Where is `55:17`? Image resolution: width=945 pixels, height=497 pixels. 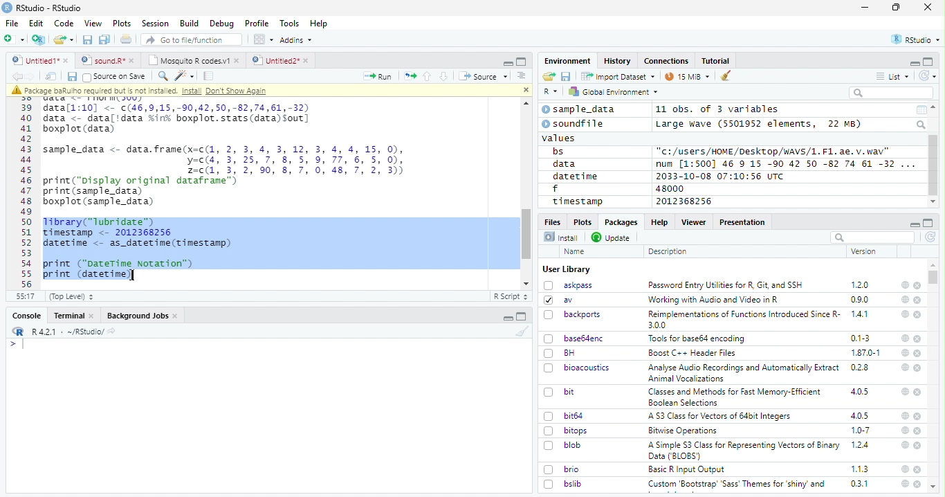
55:17 is located at coordinates (26, 296).